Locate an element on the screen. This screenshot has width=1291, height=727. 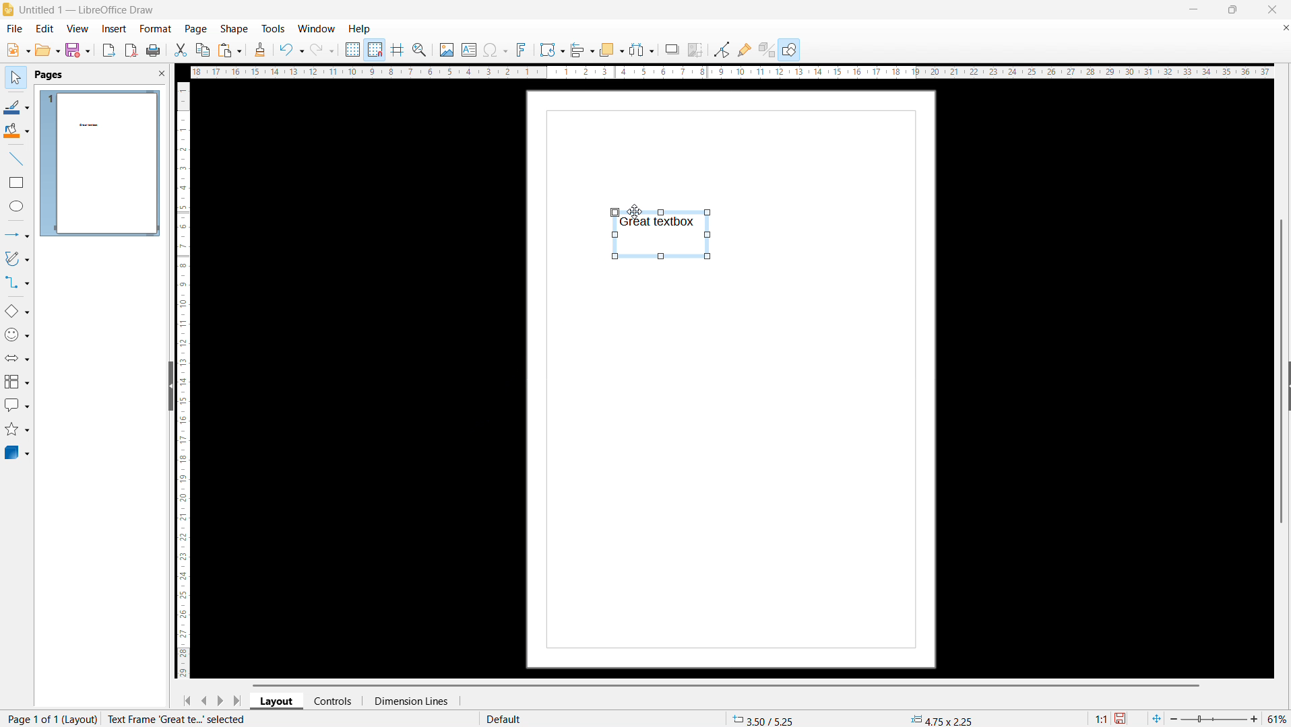
view is located at coordinates (77, 28).